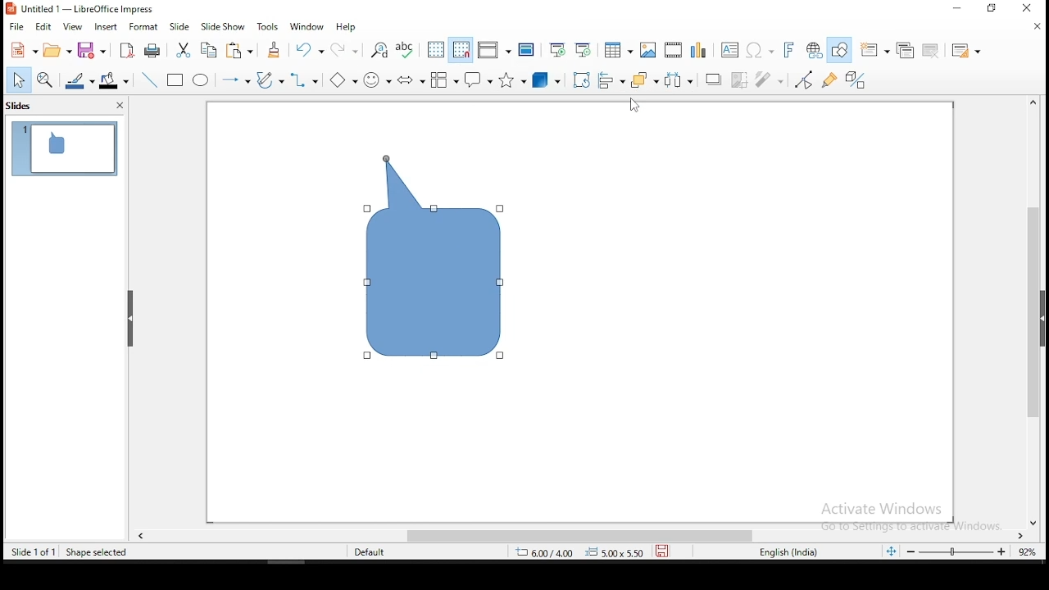 This screenshot has height=590, width=1049. Describe the element at coordinates (435, 259) in the screenshot. I see `shape` at that location.